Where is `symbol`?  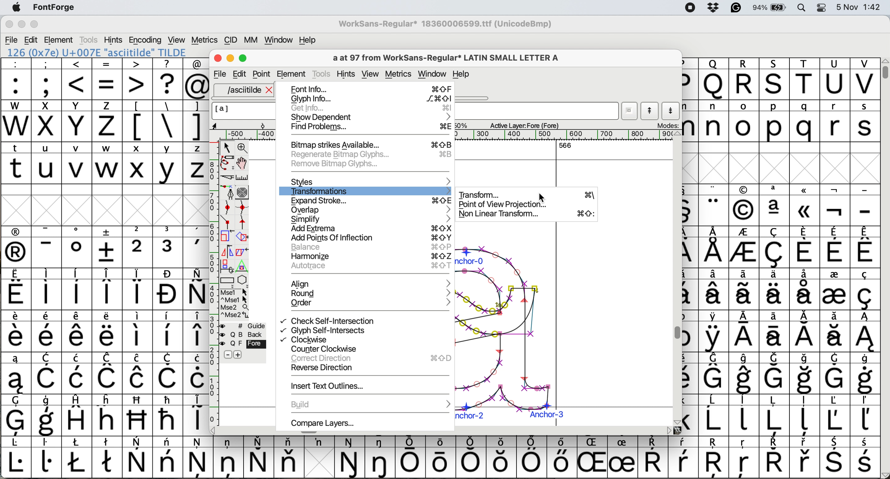
symbol is located at coordinates (47, 416).